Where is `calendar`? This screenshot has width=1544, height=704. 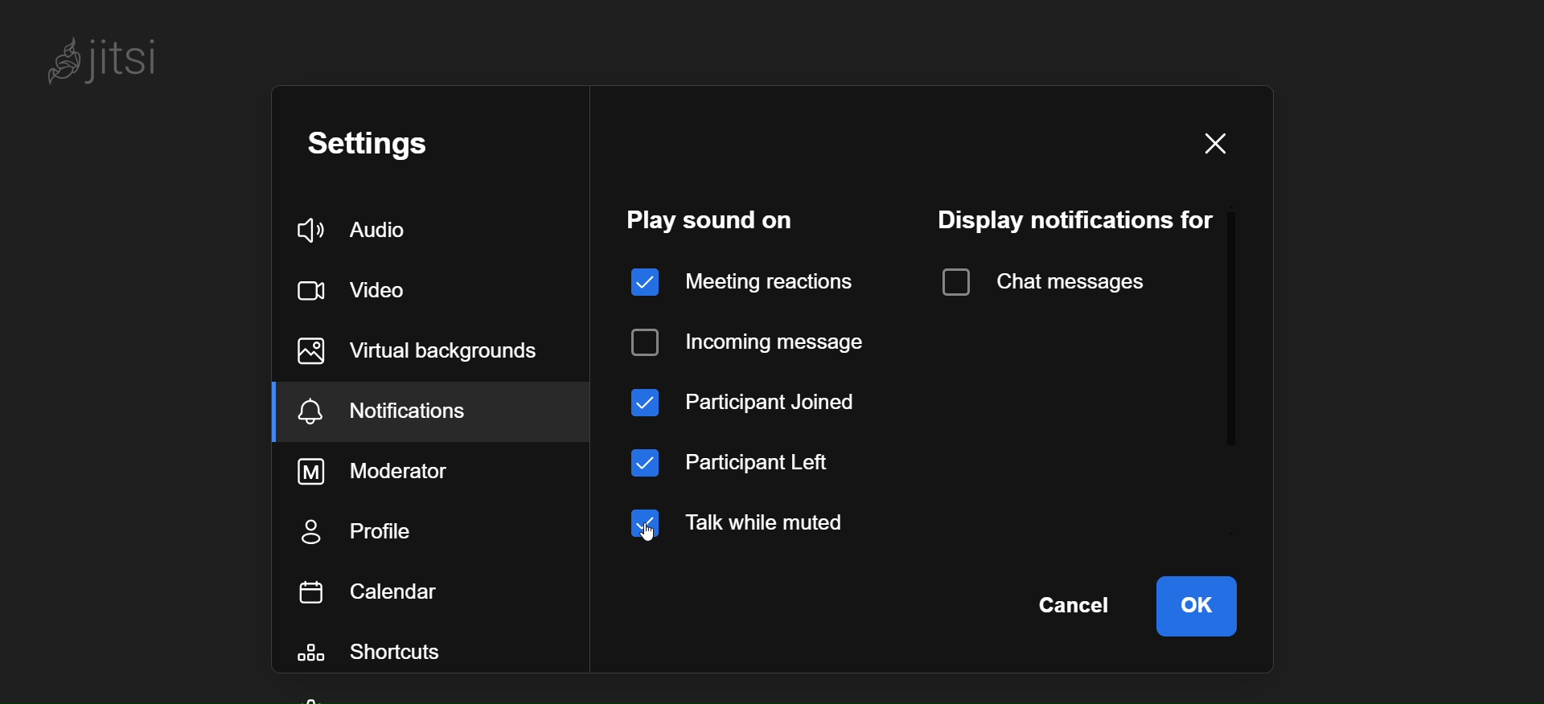 calendar is located at coordinates (373, 587).